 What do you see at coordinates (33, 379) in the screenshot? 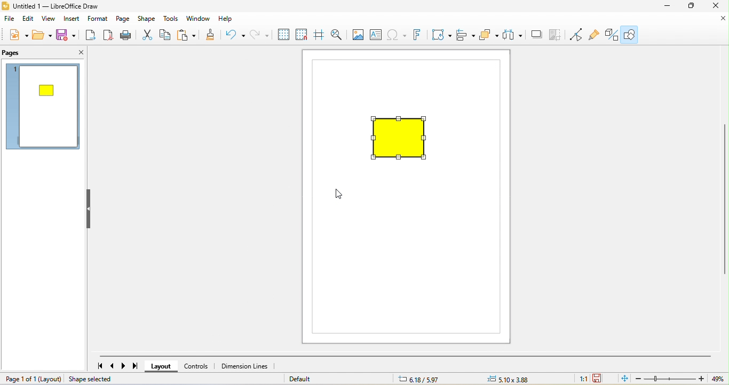
I see `page 1 of 1` at bounding box center [33, 379].